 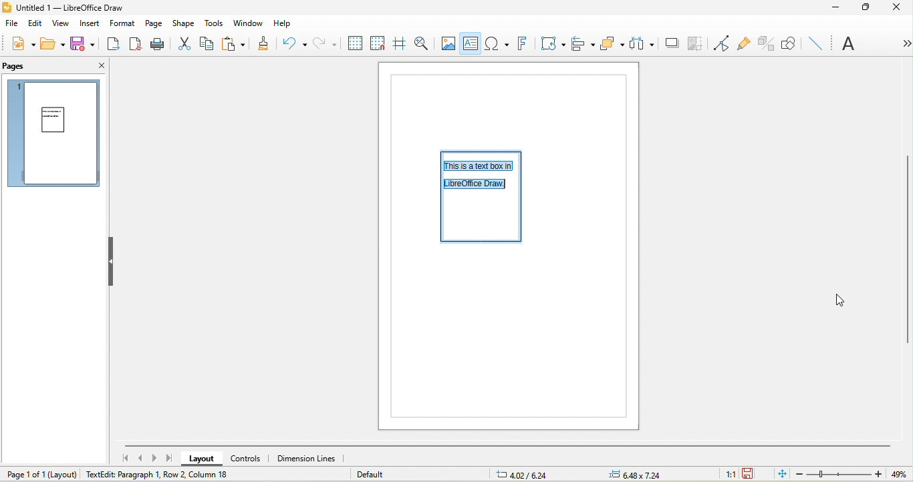 I want to click on arrange, so click(x=612, y=43).